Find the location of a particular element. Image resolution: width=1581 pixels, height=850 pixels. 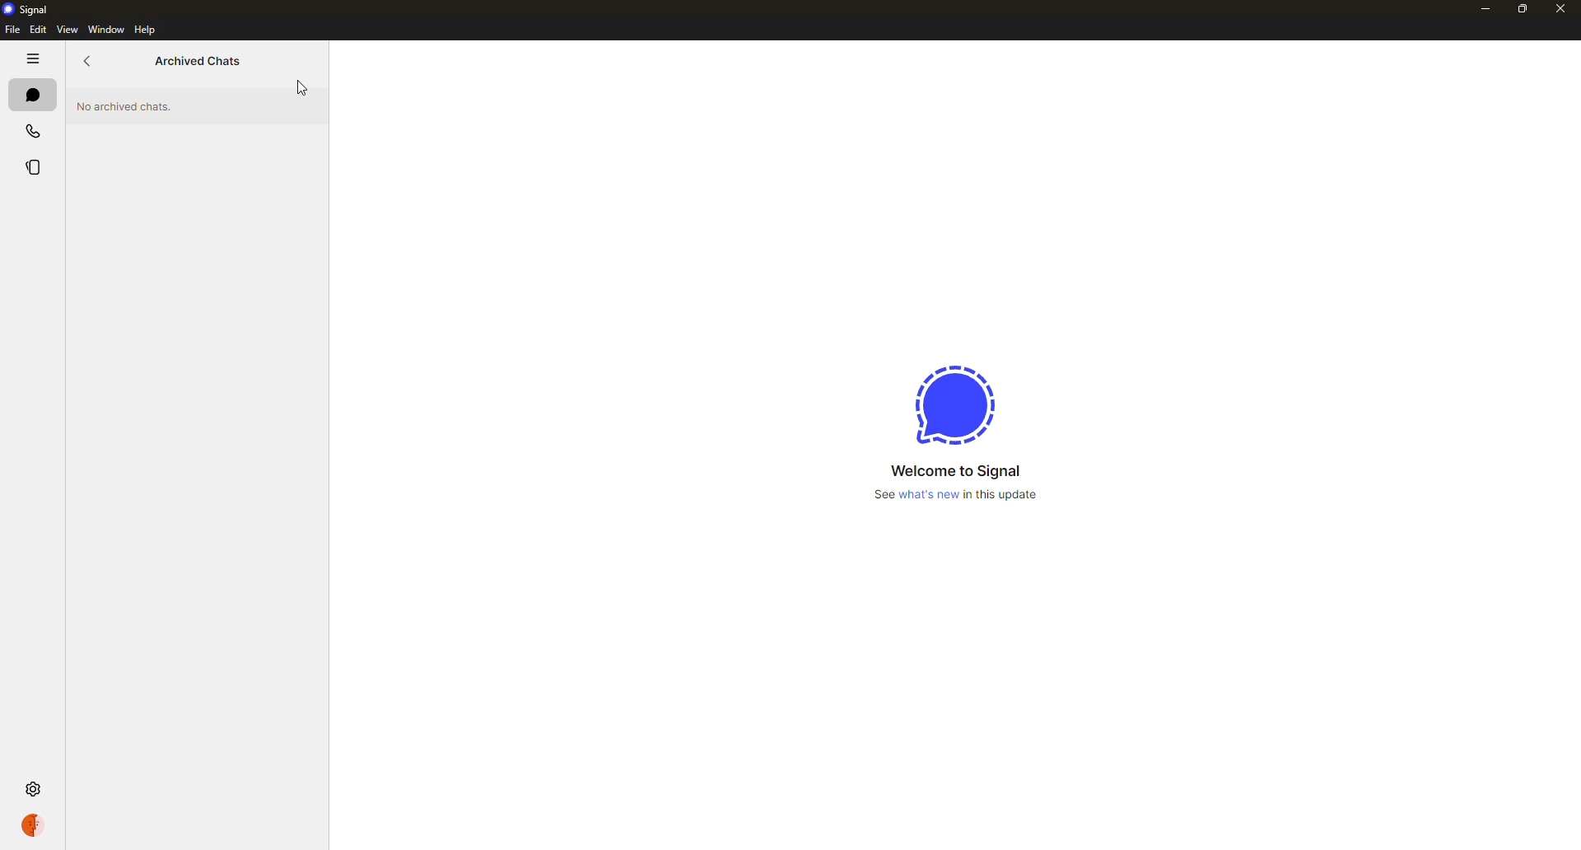

no archived chats is located at coordinates (130, 107).